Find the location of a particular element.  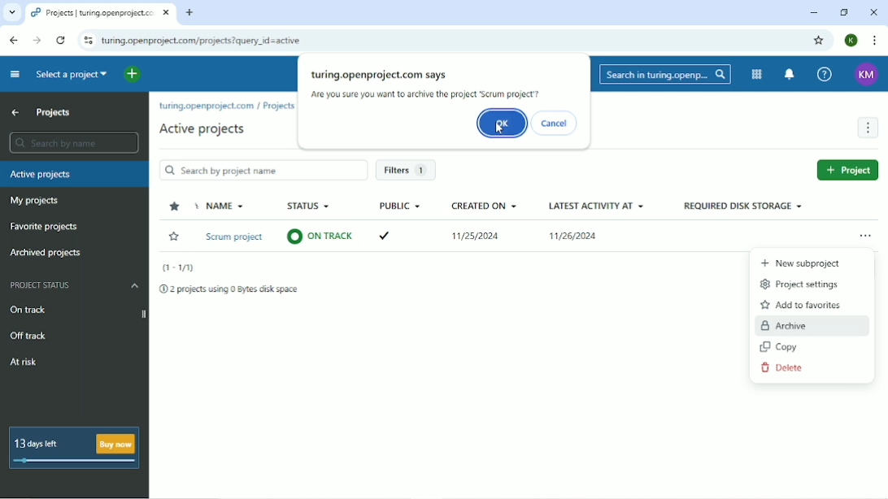

Up is located at coordinates (15, 113).